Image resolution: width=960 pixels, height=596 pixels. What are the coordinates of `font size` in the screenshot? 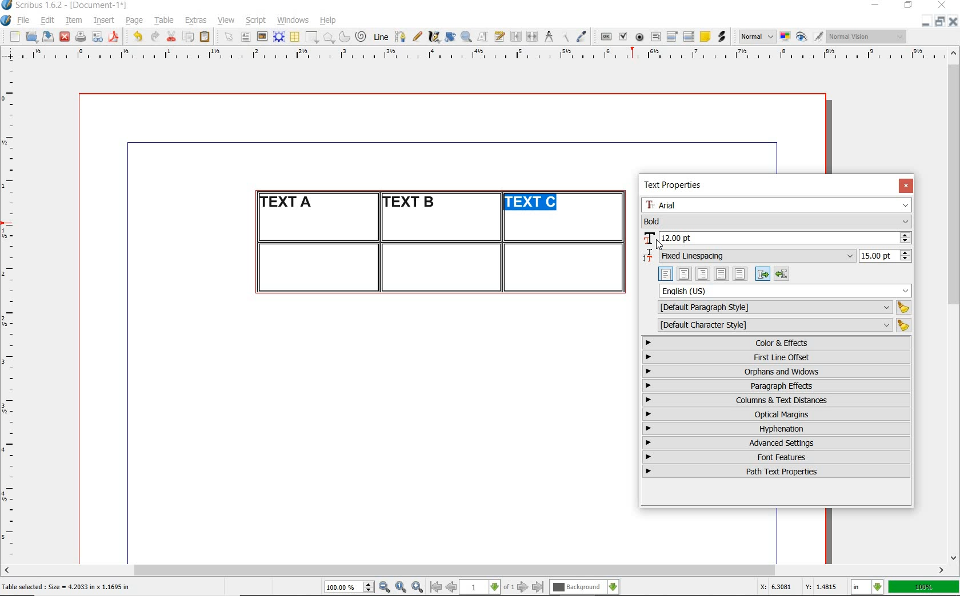 It's located at (777, 239).